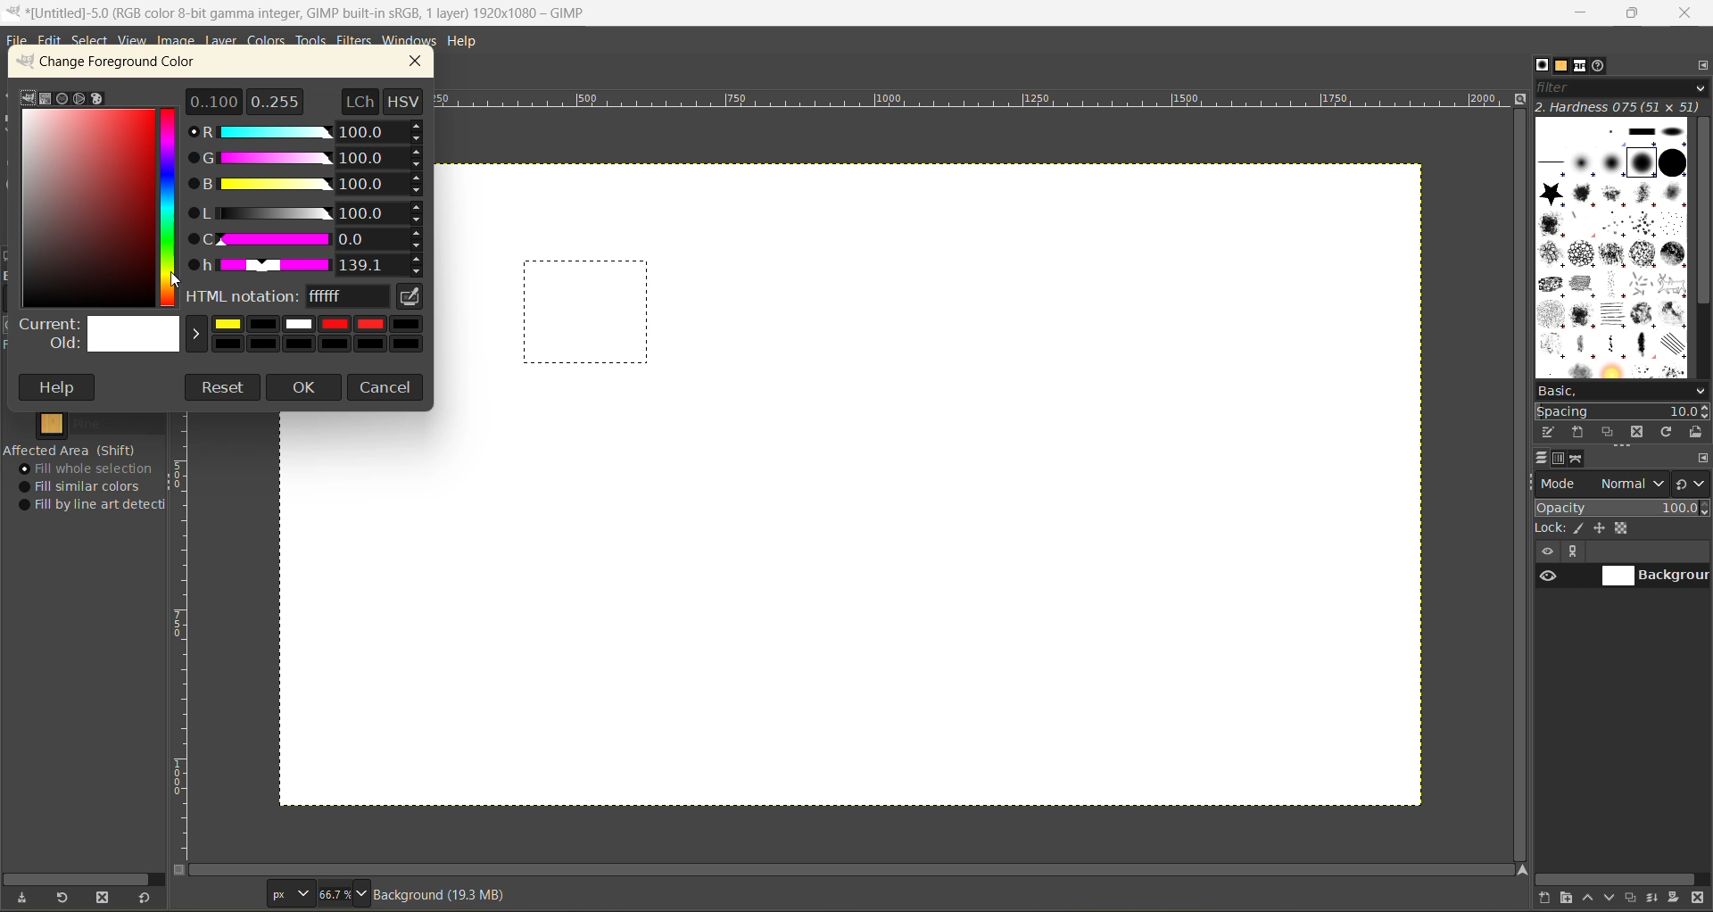 The height and width of the screenshot is (912, 1713). I want to click on patterns, so click(1561, 65).